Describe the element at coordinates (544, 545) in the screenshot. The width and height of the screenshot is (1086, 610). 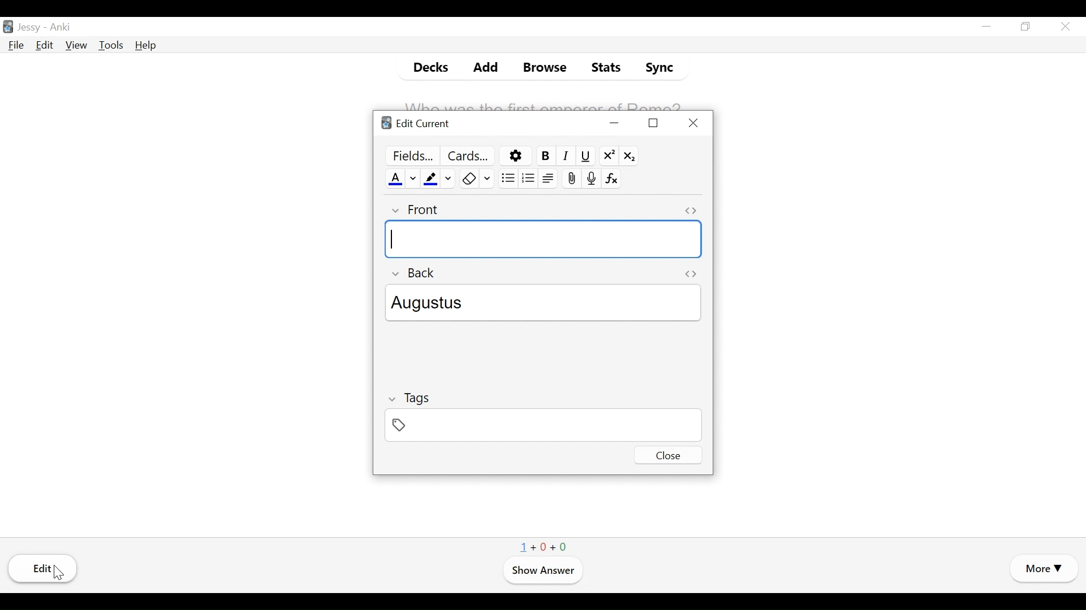
I see `1+0+0` at that location.